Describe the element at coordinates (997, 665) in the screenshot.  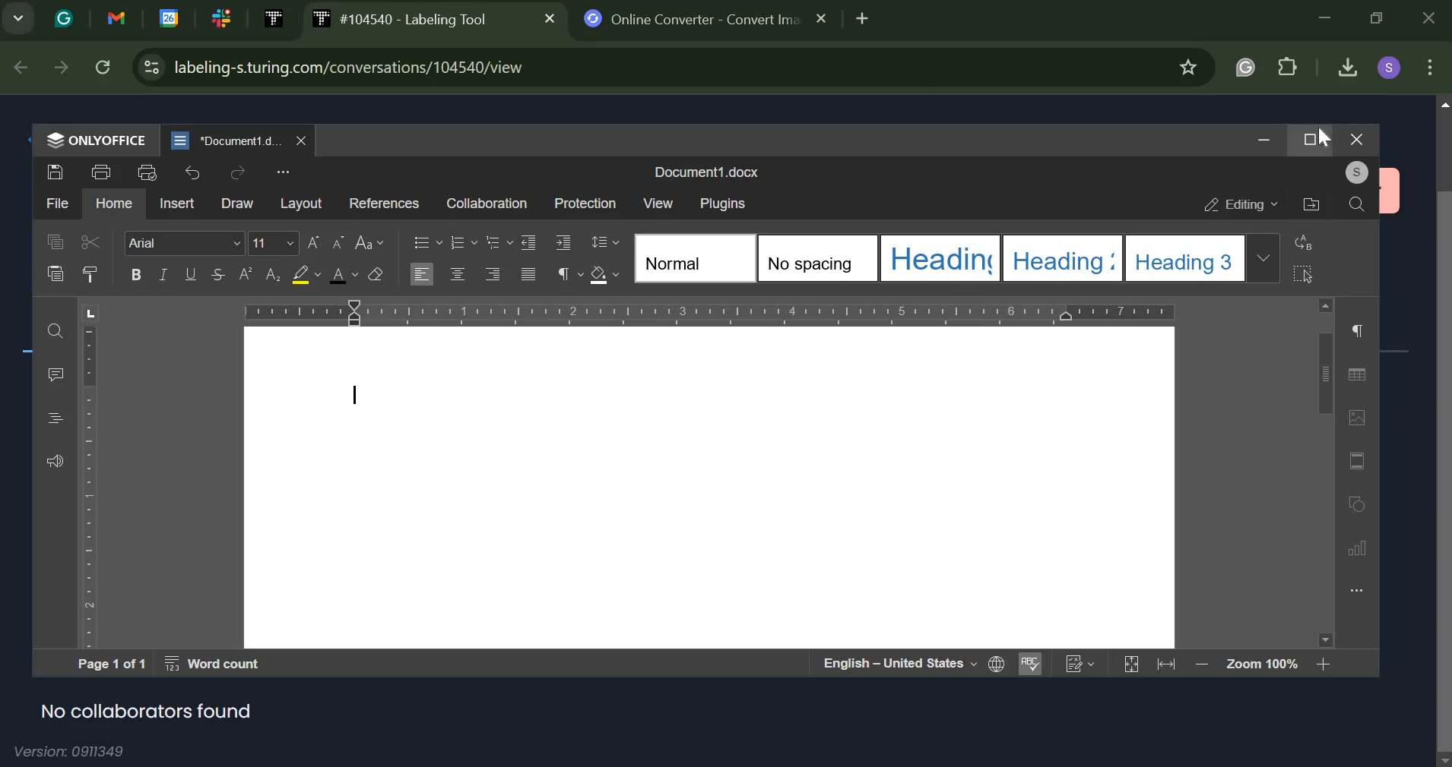
I see `internet icon` at that location.